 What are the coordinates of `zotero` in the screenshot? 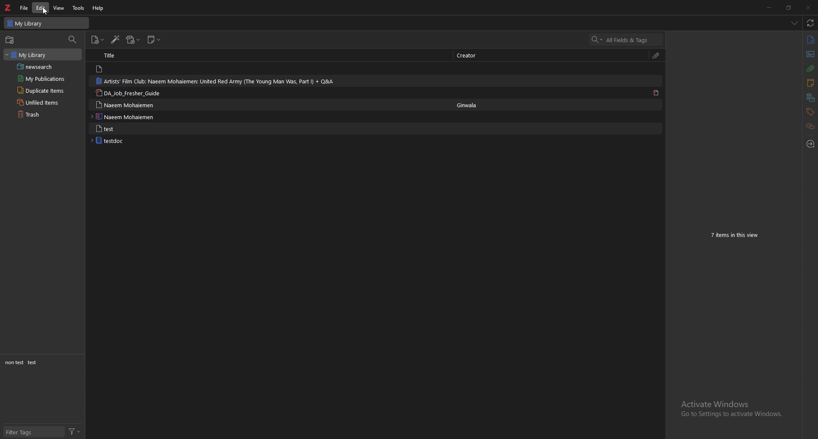 It's located at (8, 8).